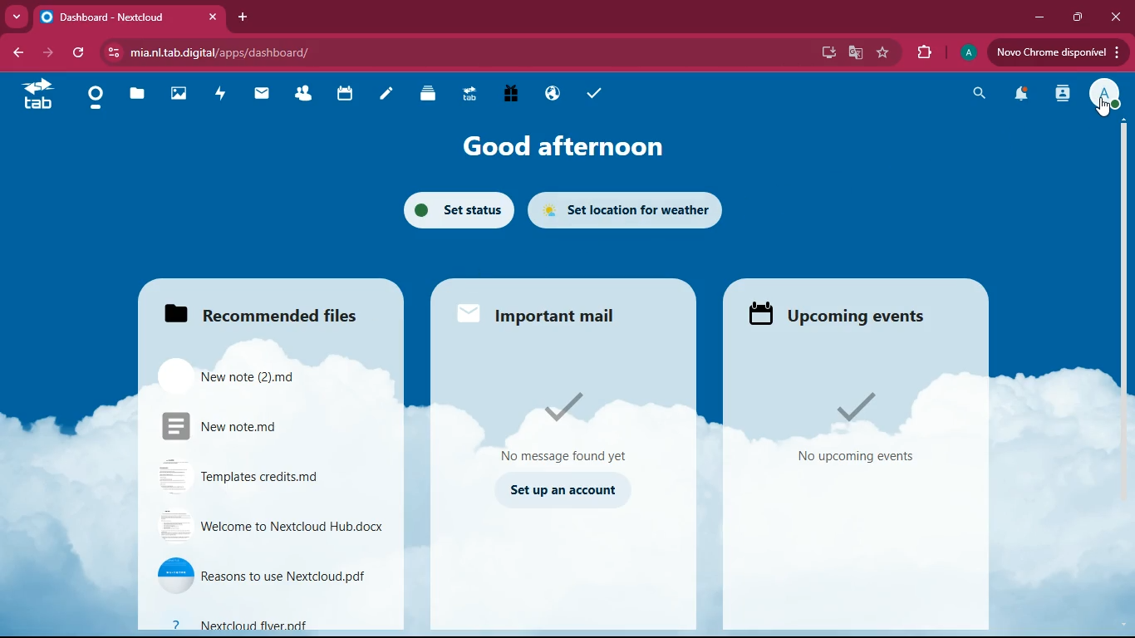 The height and width of the screenshot is (638, 1135). What do you see at coordinates (1076, 17) in the screenshot?
I see `maximize` at bounding box center [1076, 17].